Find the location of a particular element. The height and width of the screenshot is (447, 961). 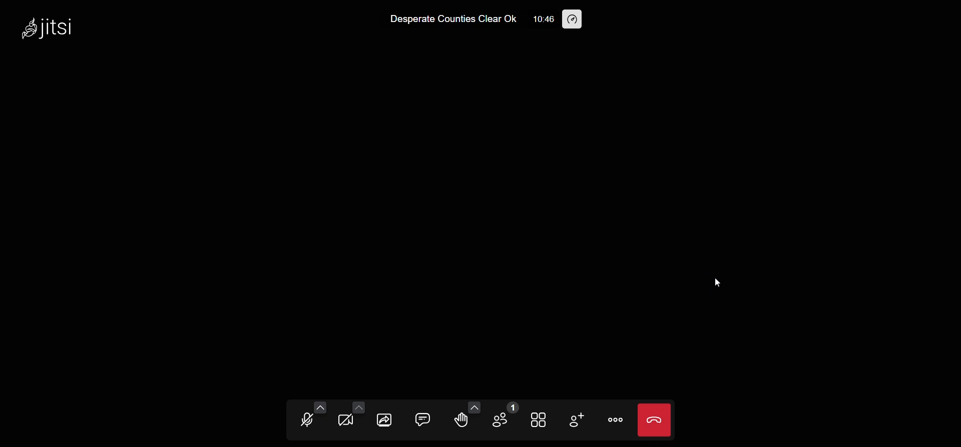

more video option is located at coordinates (360, 403).